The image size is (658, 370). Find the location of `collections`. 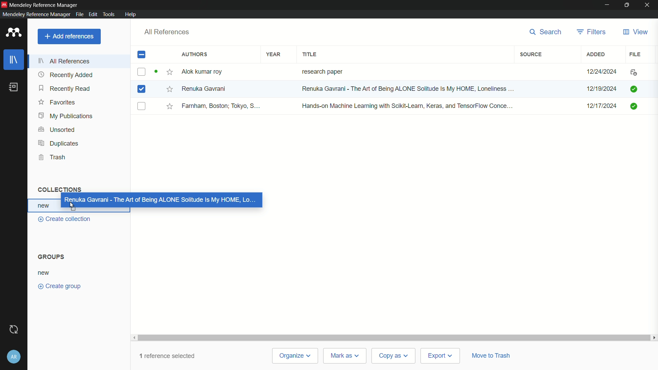

collections is located at coordinates (59, 190).